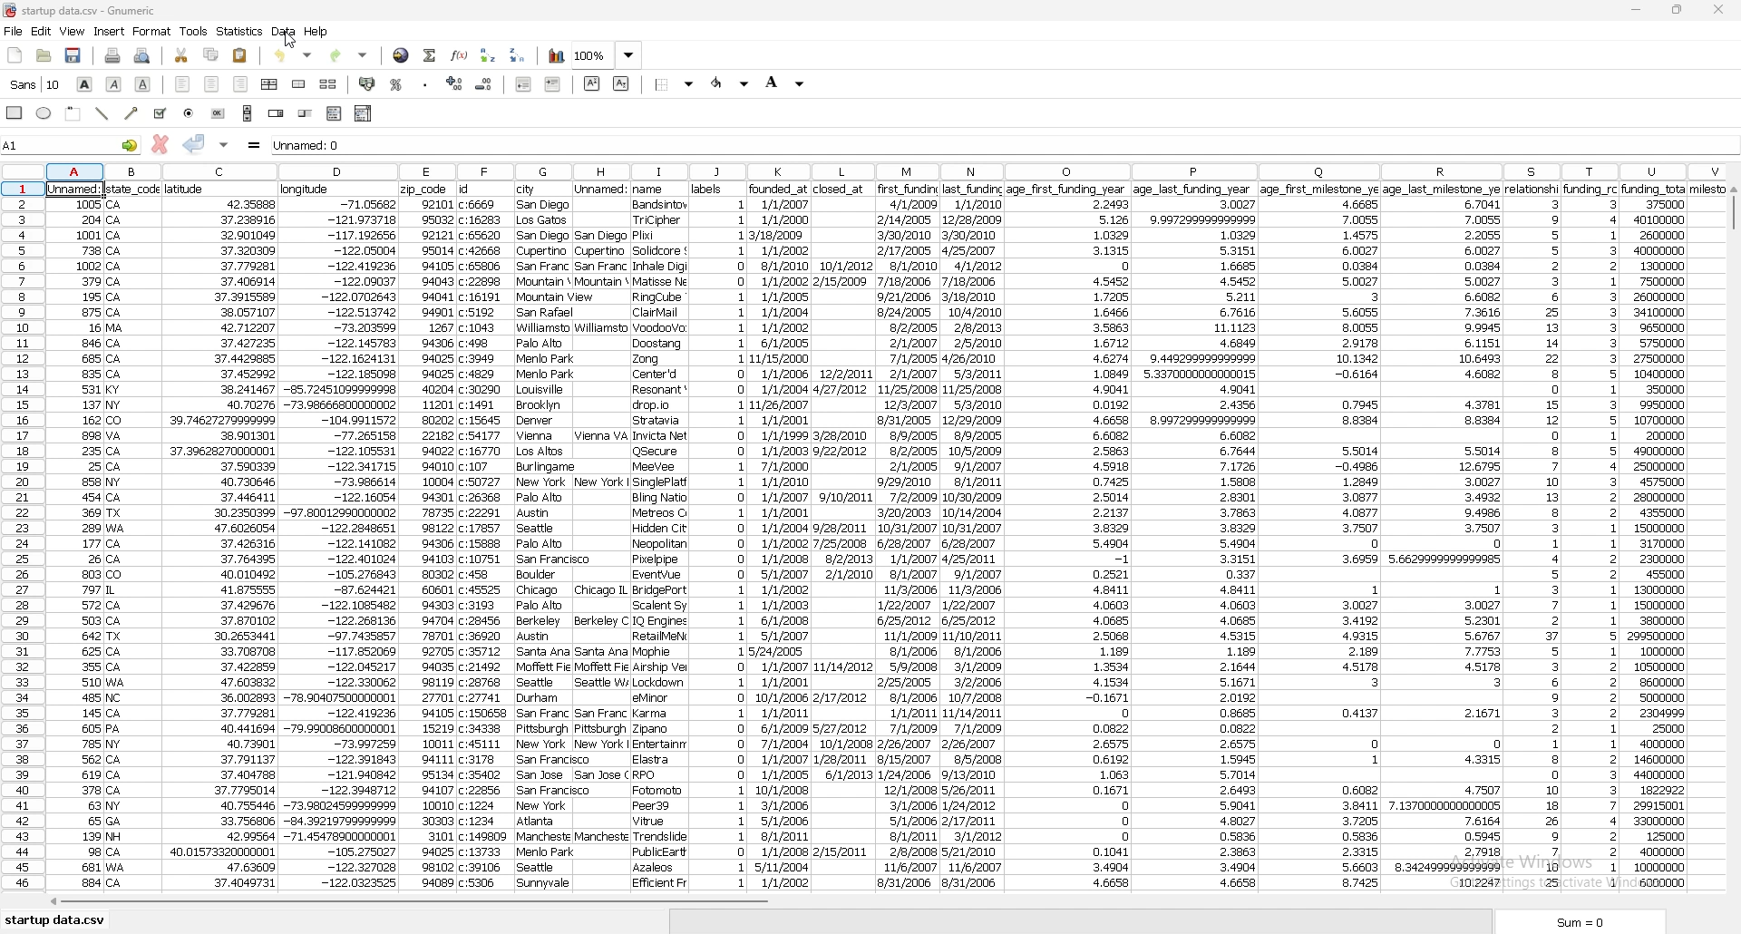  Describe the element at coordinates (240, 31) in the screenshot. I see `STATISTICS` at that location.